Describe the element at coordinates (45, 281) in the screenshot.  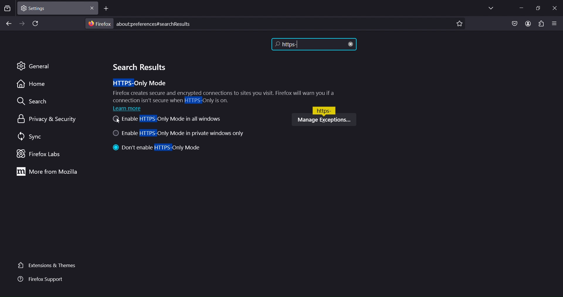
I see `firefox support` at that location.